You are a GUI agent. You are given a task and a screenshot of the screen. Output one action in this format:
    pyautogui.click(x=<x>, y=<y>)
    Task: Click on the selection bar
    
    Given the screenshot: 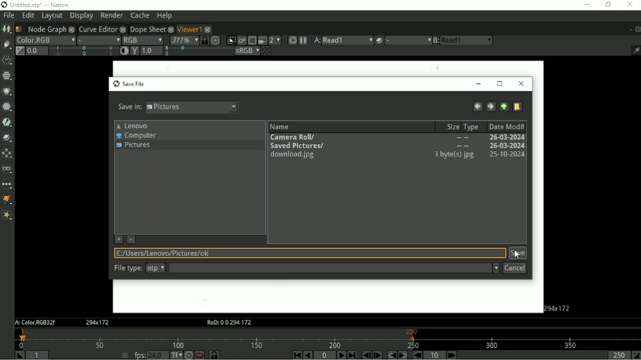 What is the action you would take?
    pyautogui.click(x=83, y=51)
    